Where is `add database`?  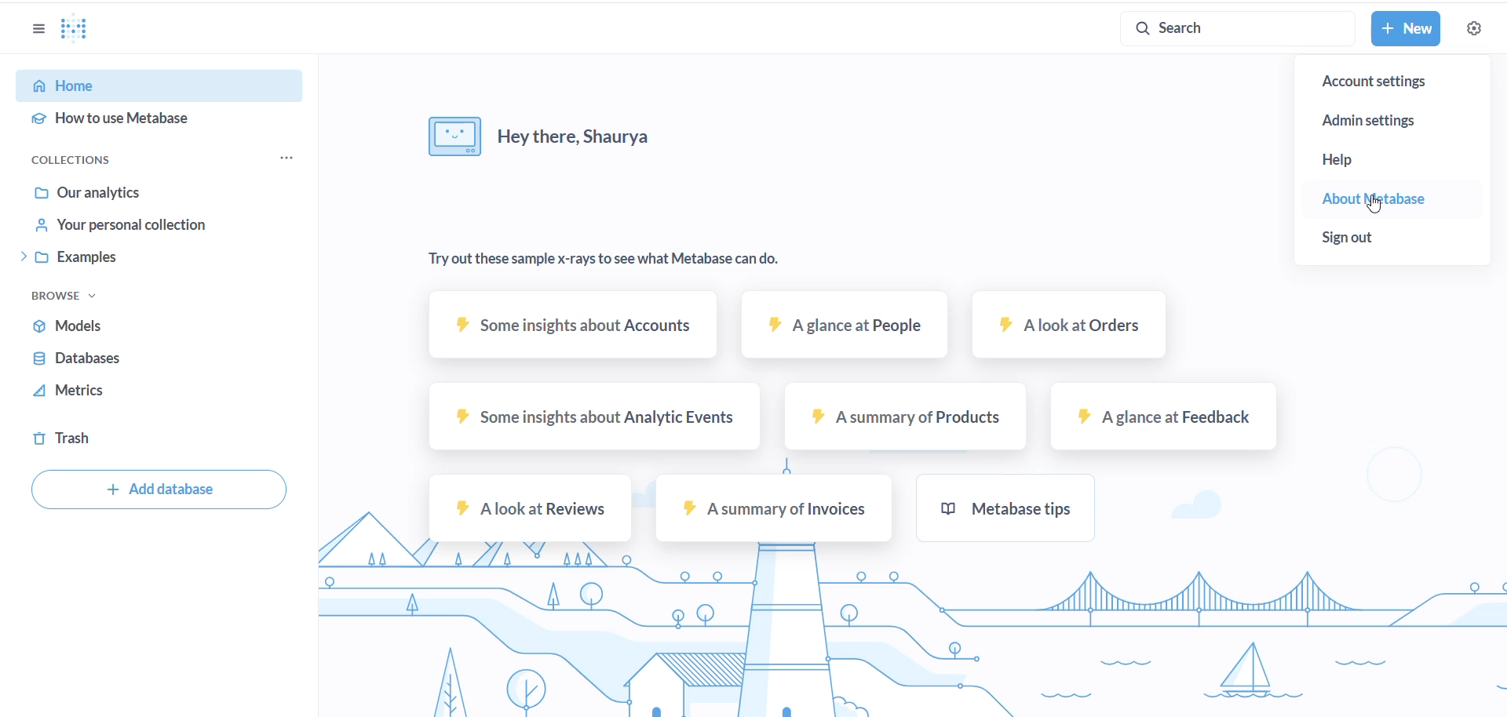 add database is located at coordinates (159, 492).